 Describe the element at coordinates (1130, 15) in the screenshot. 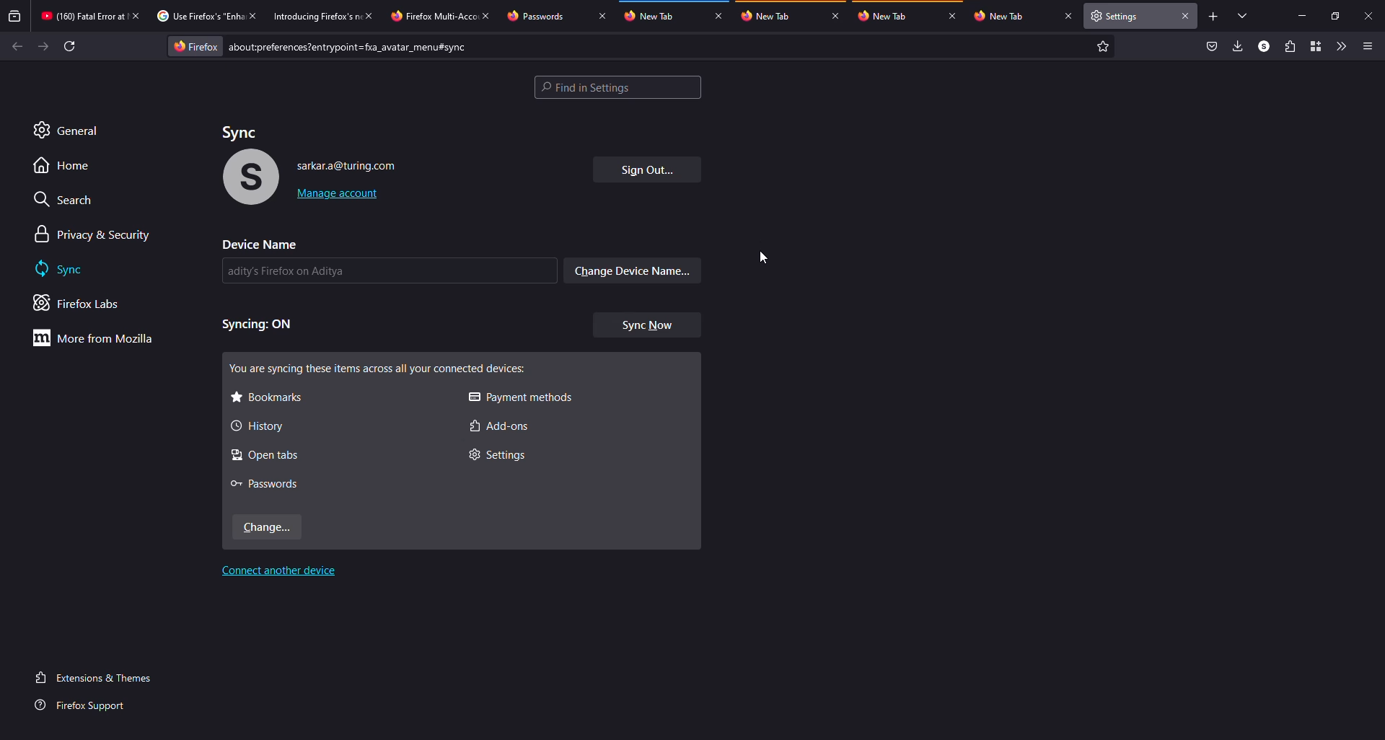

I see `tab` at that location.